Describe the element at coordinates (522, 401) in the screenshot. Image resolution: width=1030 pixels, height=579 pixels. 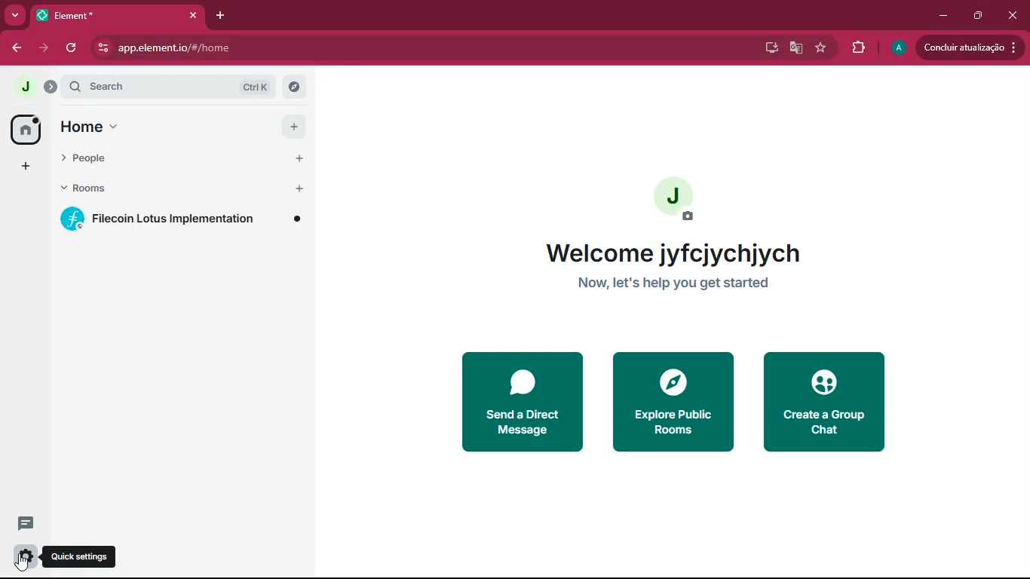
I see `send a direct message` at that location.